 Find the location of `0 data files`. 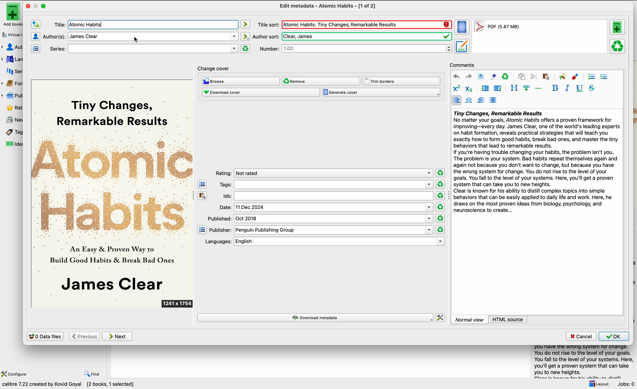

0 data files is located at coordinates (45, 336).